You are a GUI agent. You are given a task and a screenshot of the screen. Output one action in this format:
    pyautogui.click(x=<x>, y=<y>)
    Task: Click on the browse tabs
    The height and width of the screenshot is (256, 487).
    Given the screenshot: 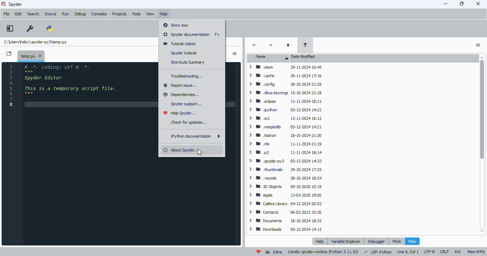 What is the action you would take?
    pyautogui.click(x=9, y=54)
    